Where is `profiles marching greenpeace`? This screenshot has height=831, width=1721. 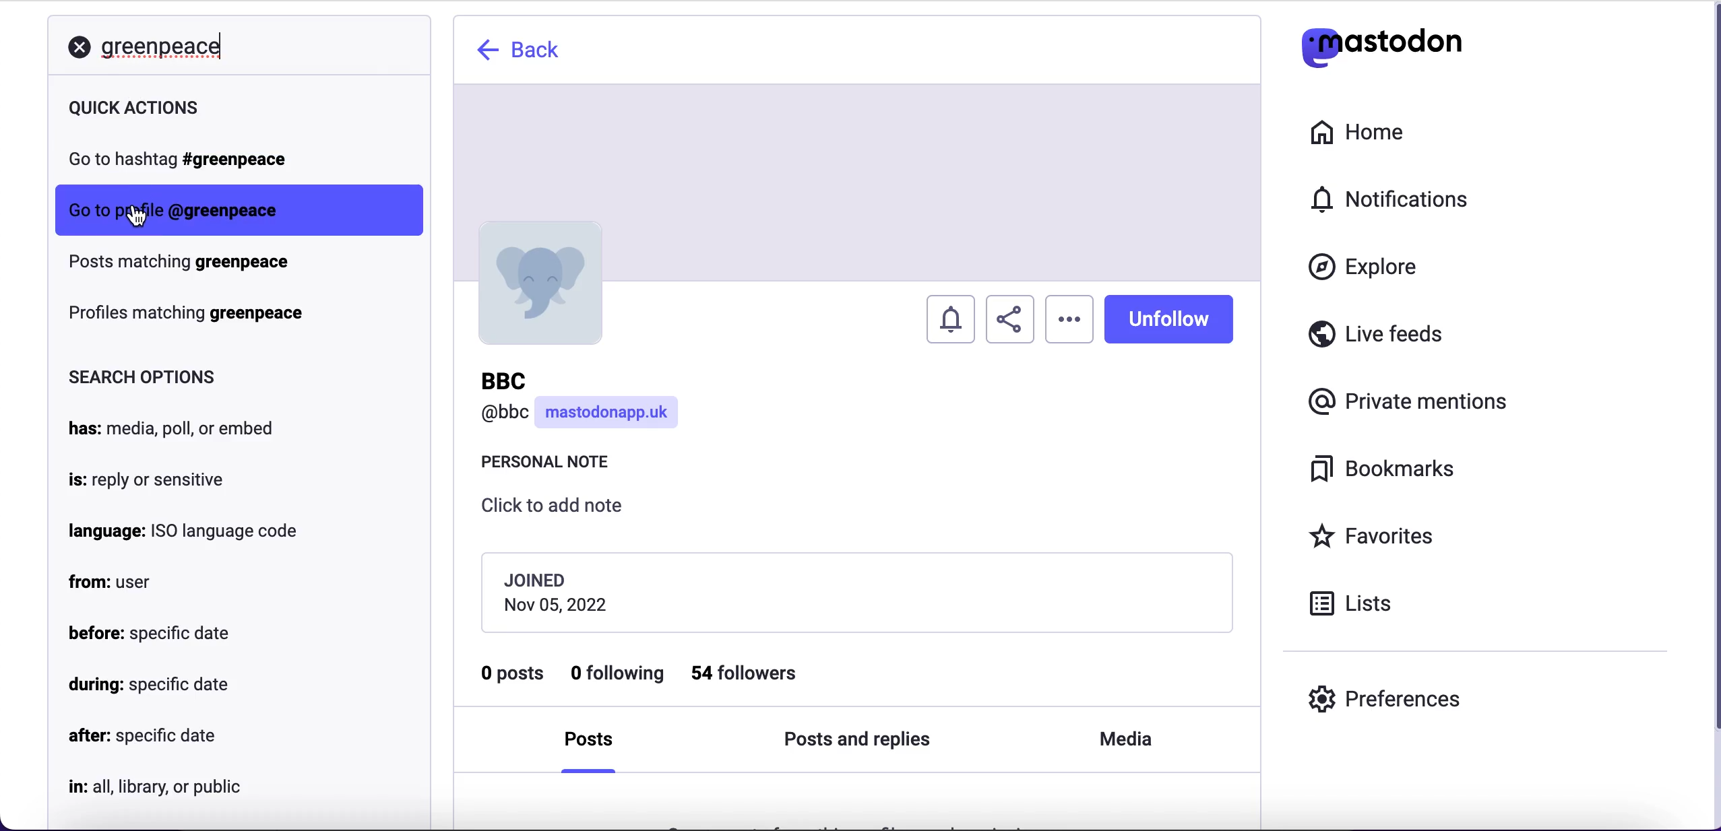 profiles marching greenpeace is located at coordinates (189, 314).